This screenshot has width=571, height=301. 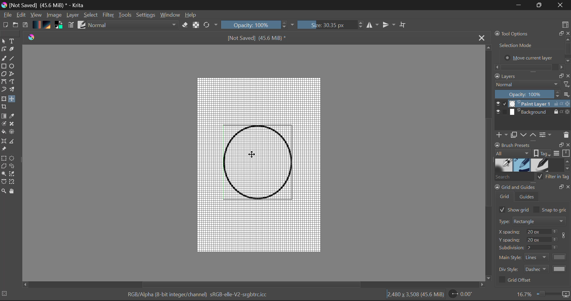 What do you see at coordinates (519, 5) in the screenshot?
I see `Restore Down` at bounding box center [519, 5].